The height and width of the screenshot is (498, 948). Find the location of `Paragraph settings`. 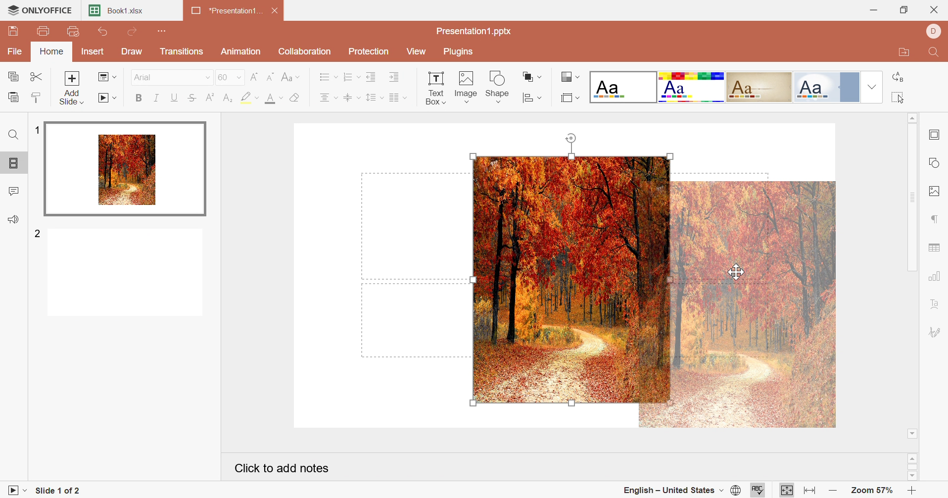

Paragraph settings is located at coordinates (933, 218).